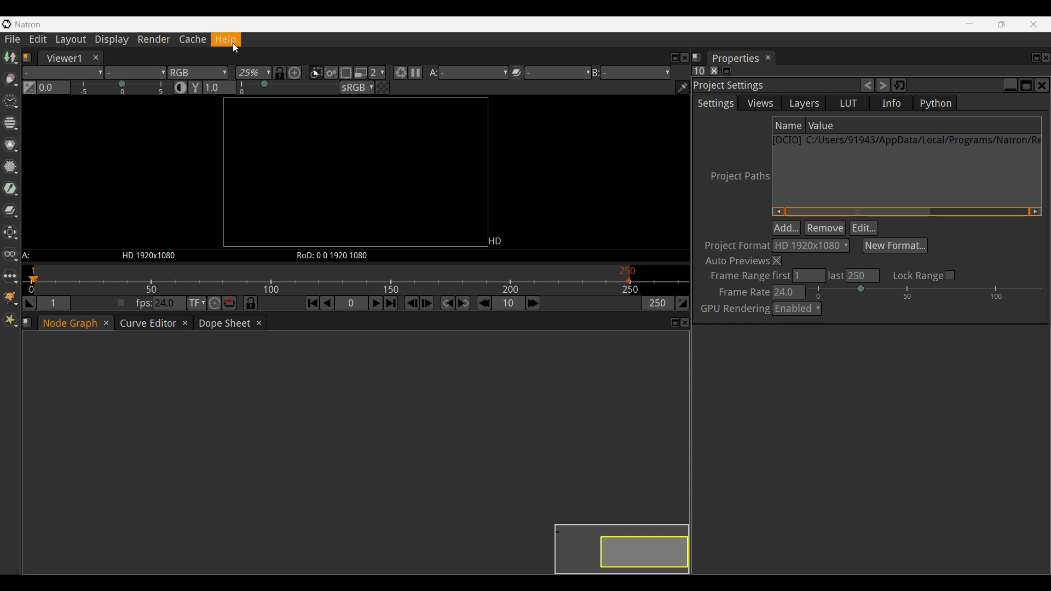 The height and width of the screenshot is (591, 1051). What do you see at coordinates (778, 212) in the screenshot?
I see `Quick slide to left` at bounding box center [778, 212].